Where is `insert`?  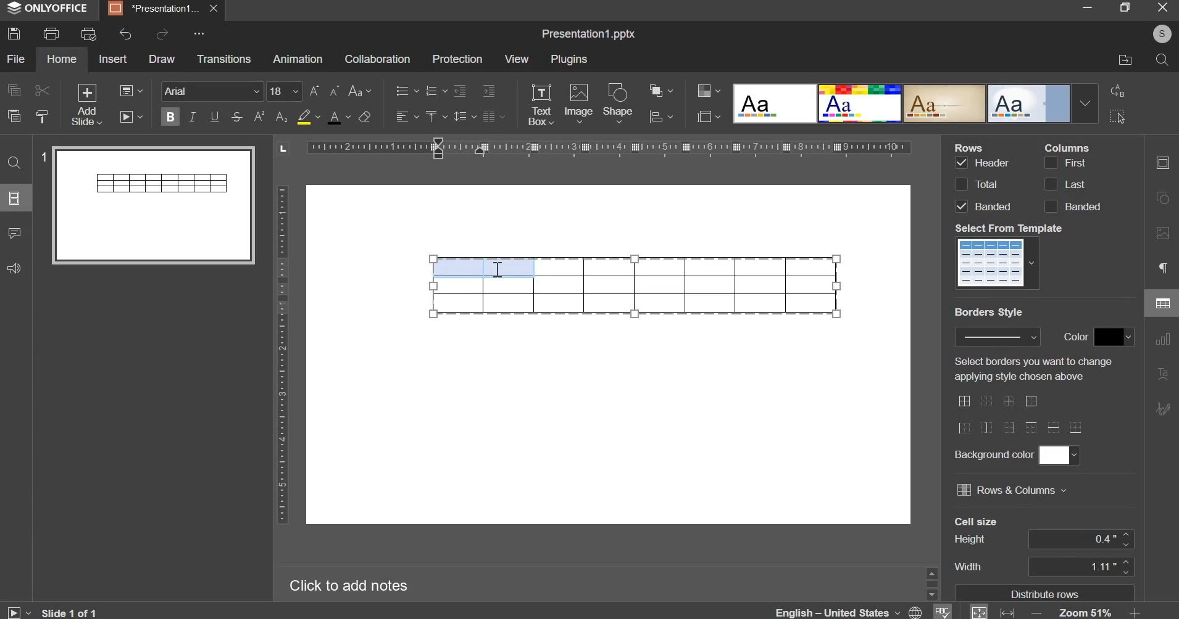
insert is located at coordinates (113, 58).